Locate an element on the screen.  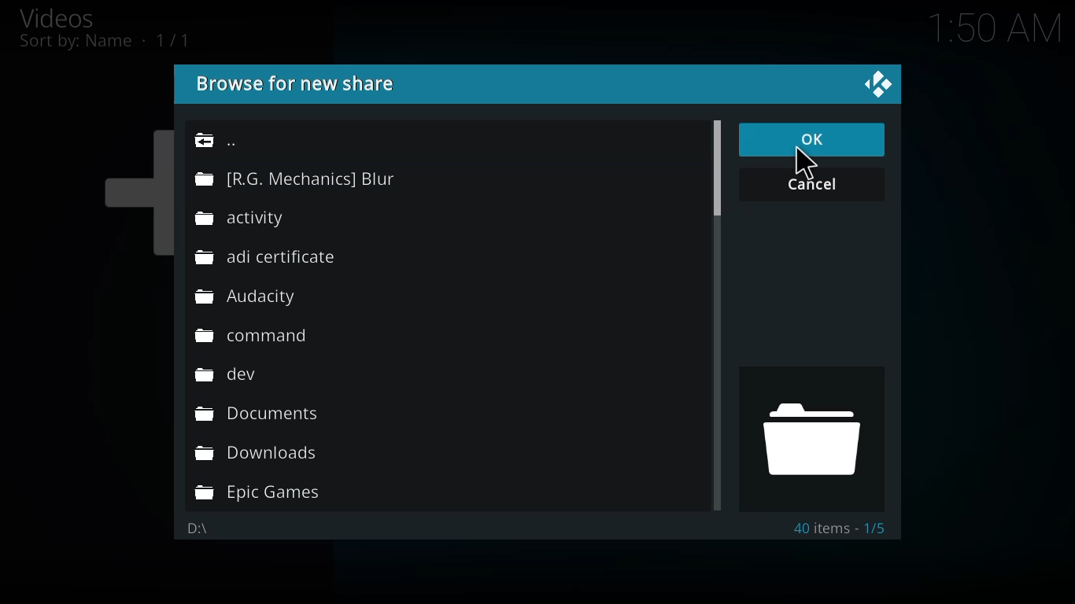
drive is located at coordinates (809, 436).